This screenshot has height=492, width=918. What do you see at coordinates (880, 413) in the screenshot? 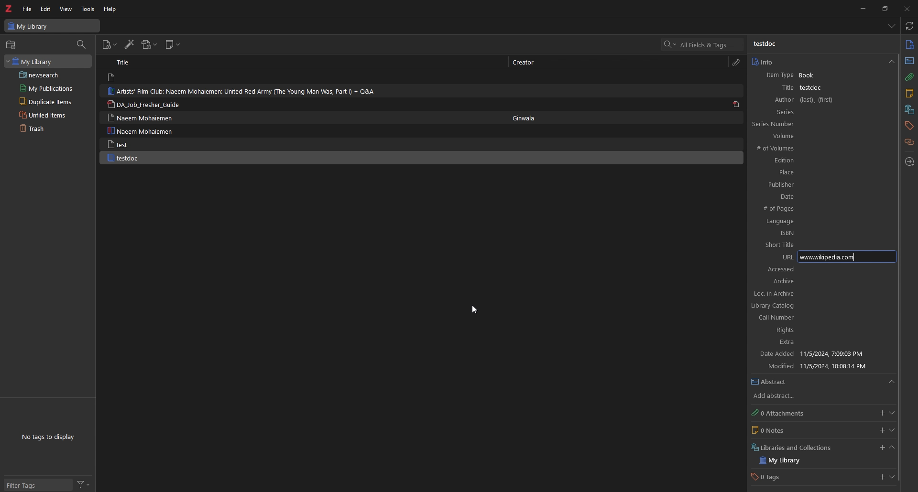
I see `add attachments` at bounding box center [880, 413].